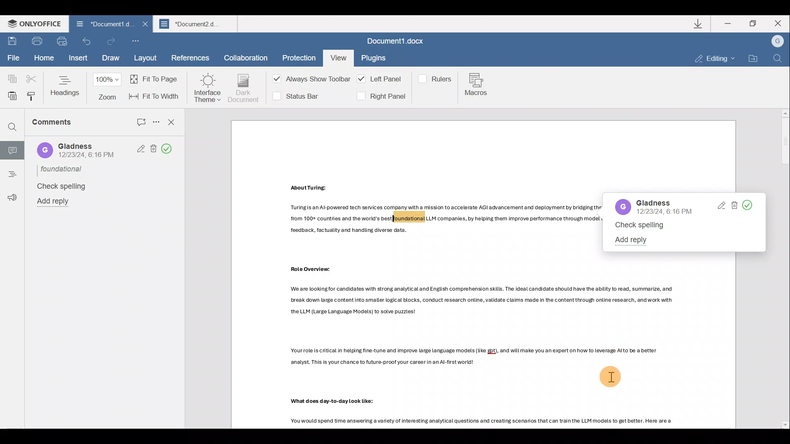  What do you see at coordinates (12, 42) in the screenshot?
I see `Save` at bounding box center [12, 42].